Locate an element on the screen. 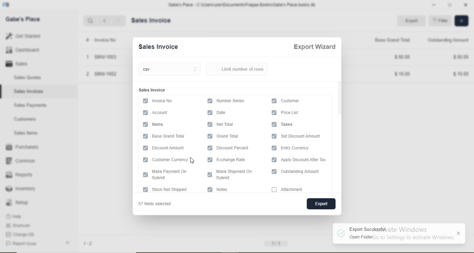 The width and height of the screenshot is (474, 253). checkbox is located at coordinates (209, 159).